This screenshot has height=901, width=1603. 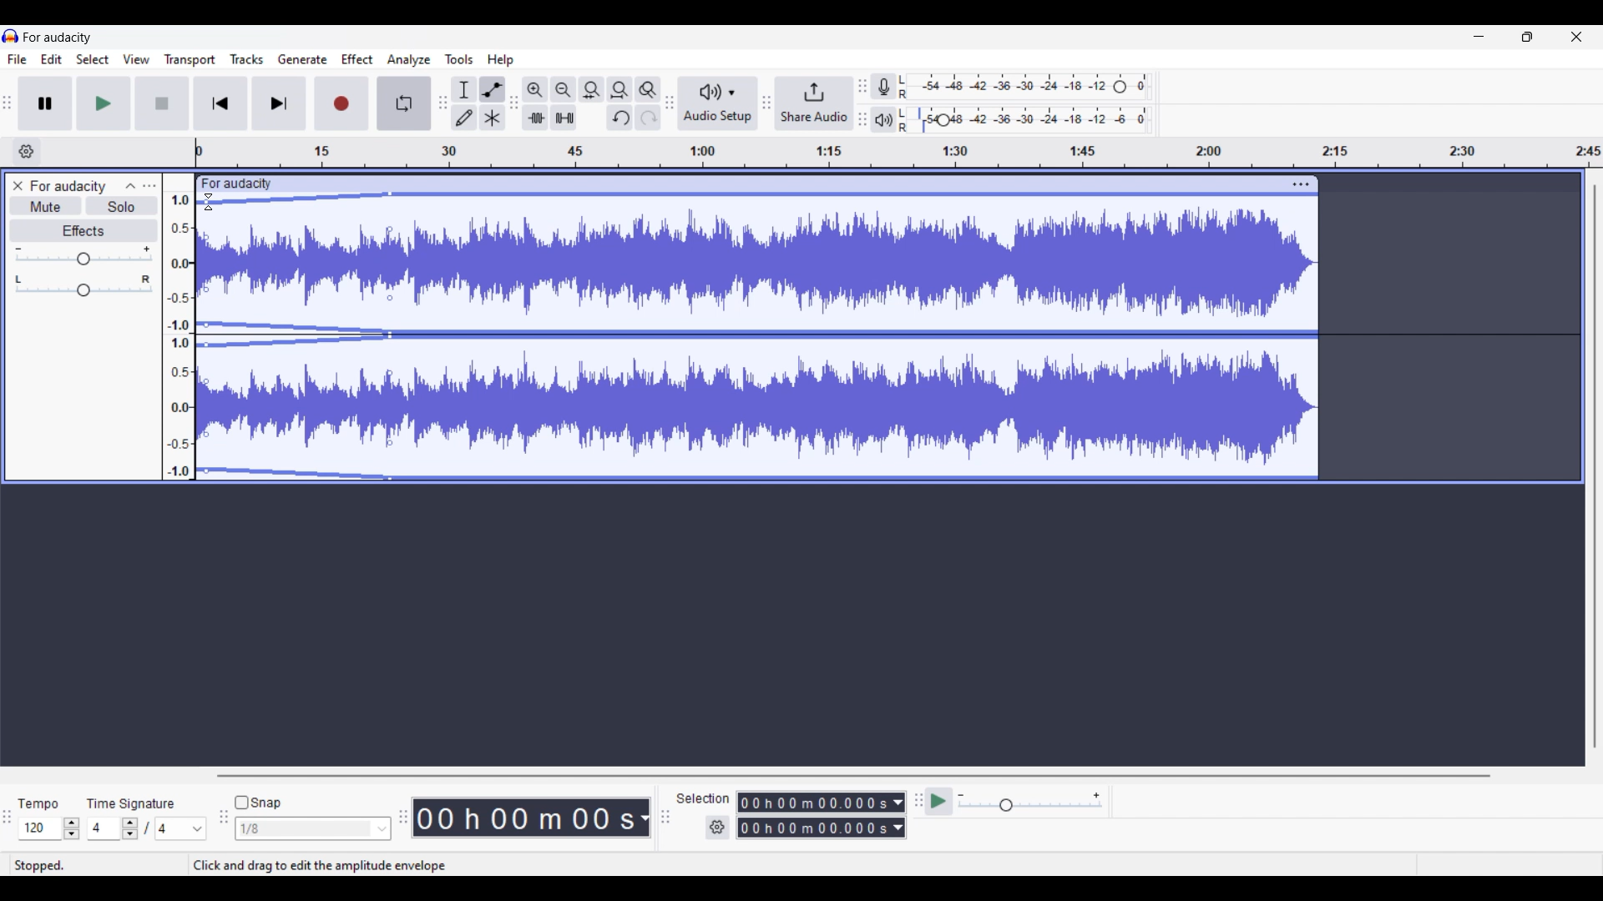 What do you see at coordinates (93, 59) in the screenshot?
I see `Select` at bounding box center [93, 59].